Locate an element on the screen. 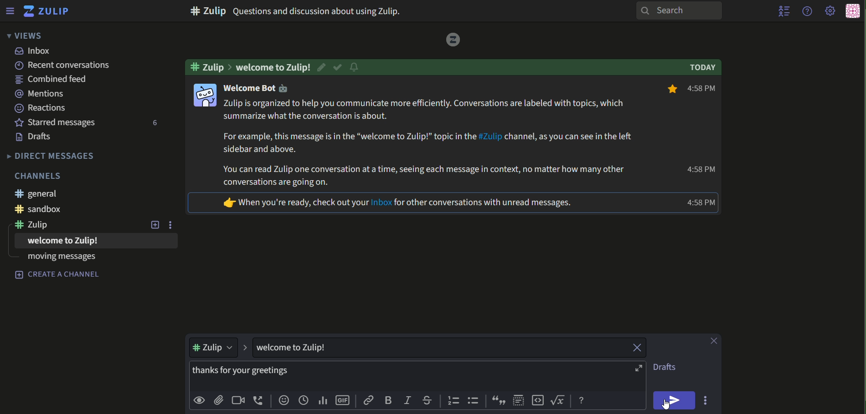 This screenshot has width=866, height=414. edit is located at coordinates (323, 67).